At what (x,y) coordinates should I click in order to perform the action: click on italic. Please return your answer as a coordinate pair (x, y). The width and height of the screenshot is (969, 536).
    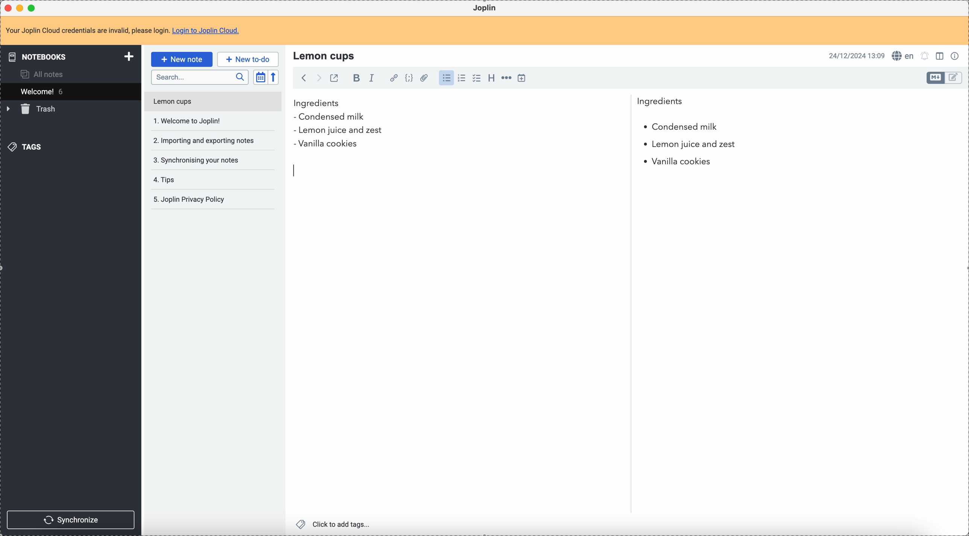
    Looking at the image, I should click on (371, 77).